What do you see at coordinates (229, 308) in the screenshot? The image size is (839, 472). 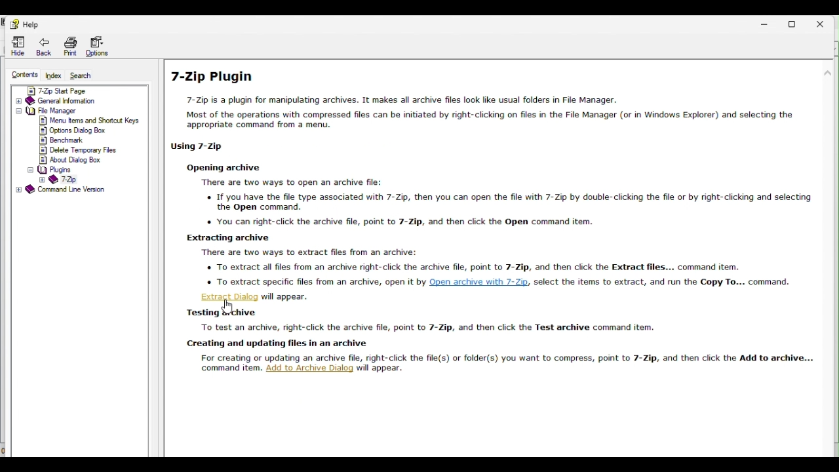 I see `Cursor` at bounding box center [229, 308].